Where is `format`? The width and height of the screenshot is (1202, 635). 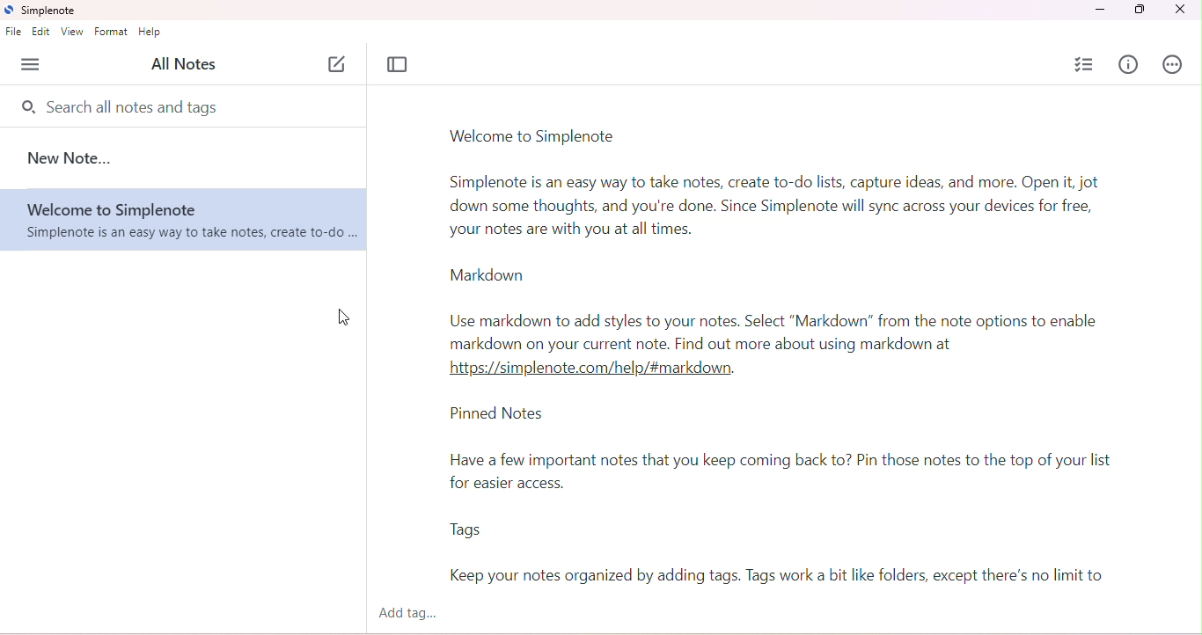
format is located at coordinates (111, 32).